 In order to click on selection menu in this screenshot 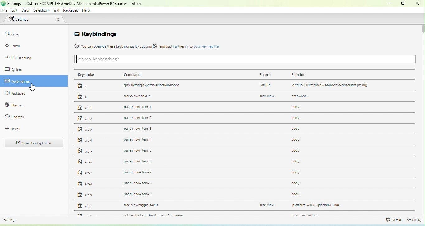, I will do `click(41, 10)`.